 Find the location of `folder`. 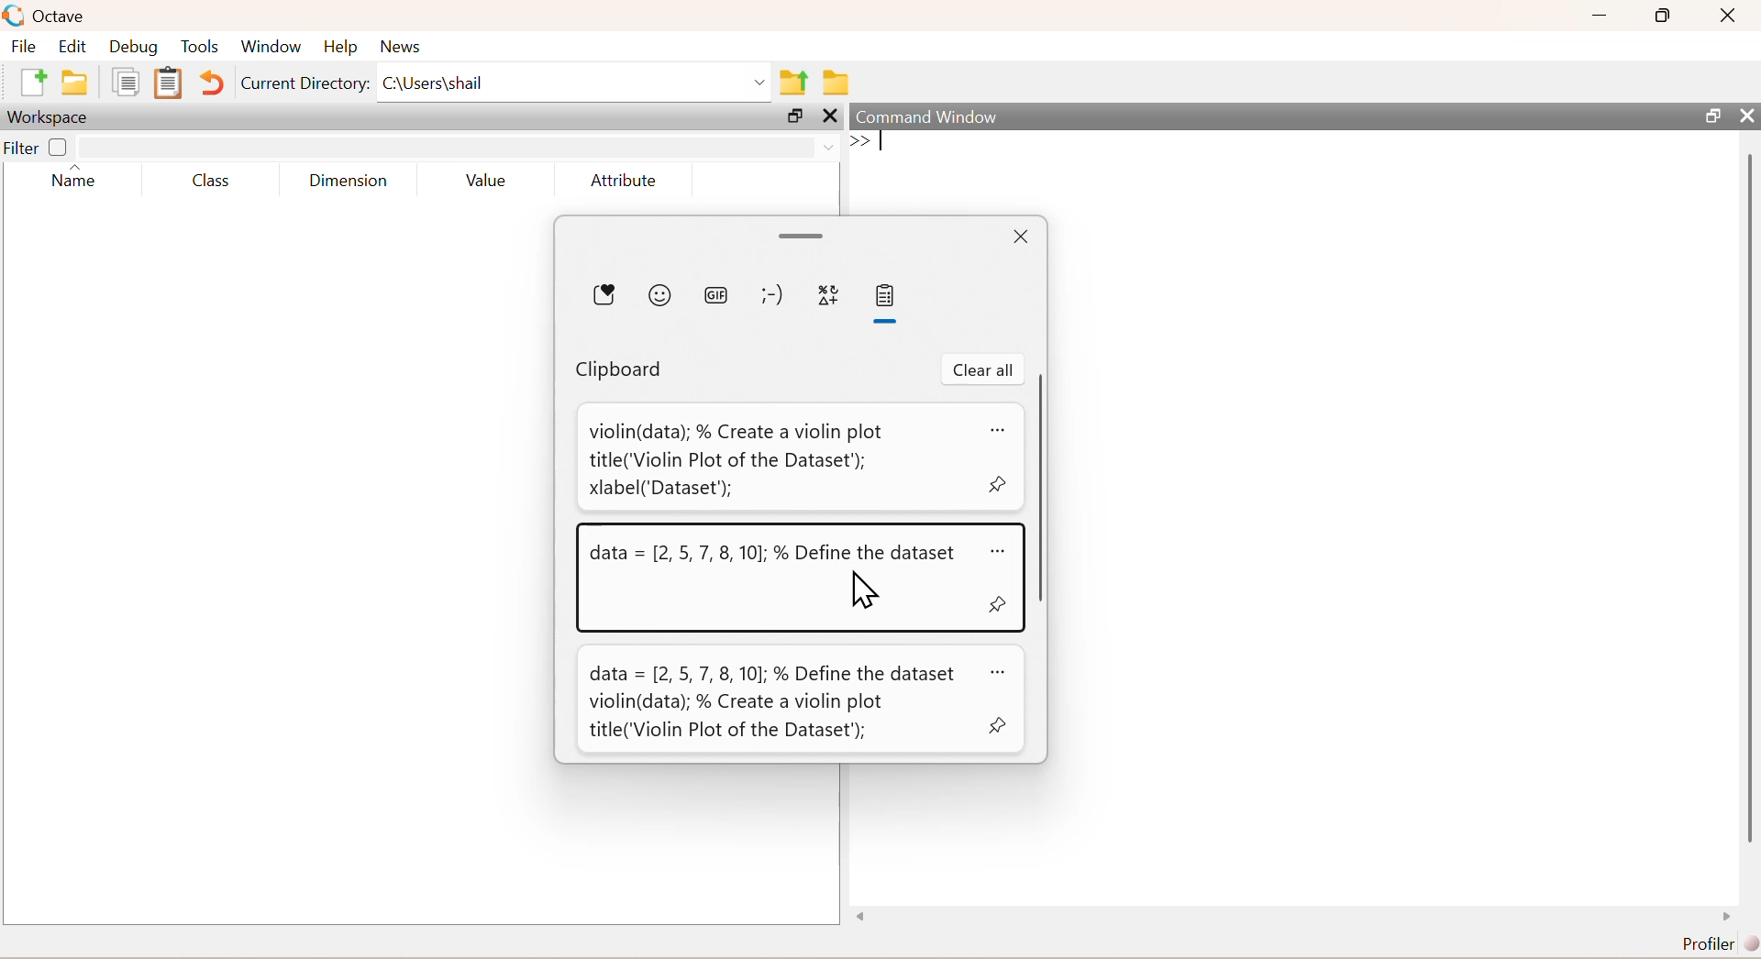

folder is located at coordinates (838, 83).